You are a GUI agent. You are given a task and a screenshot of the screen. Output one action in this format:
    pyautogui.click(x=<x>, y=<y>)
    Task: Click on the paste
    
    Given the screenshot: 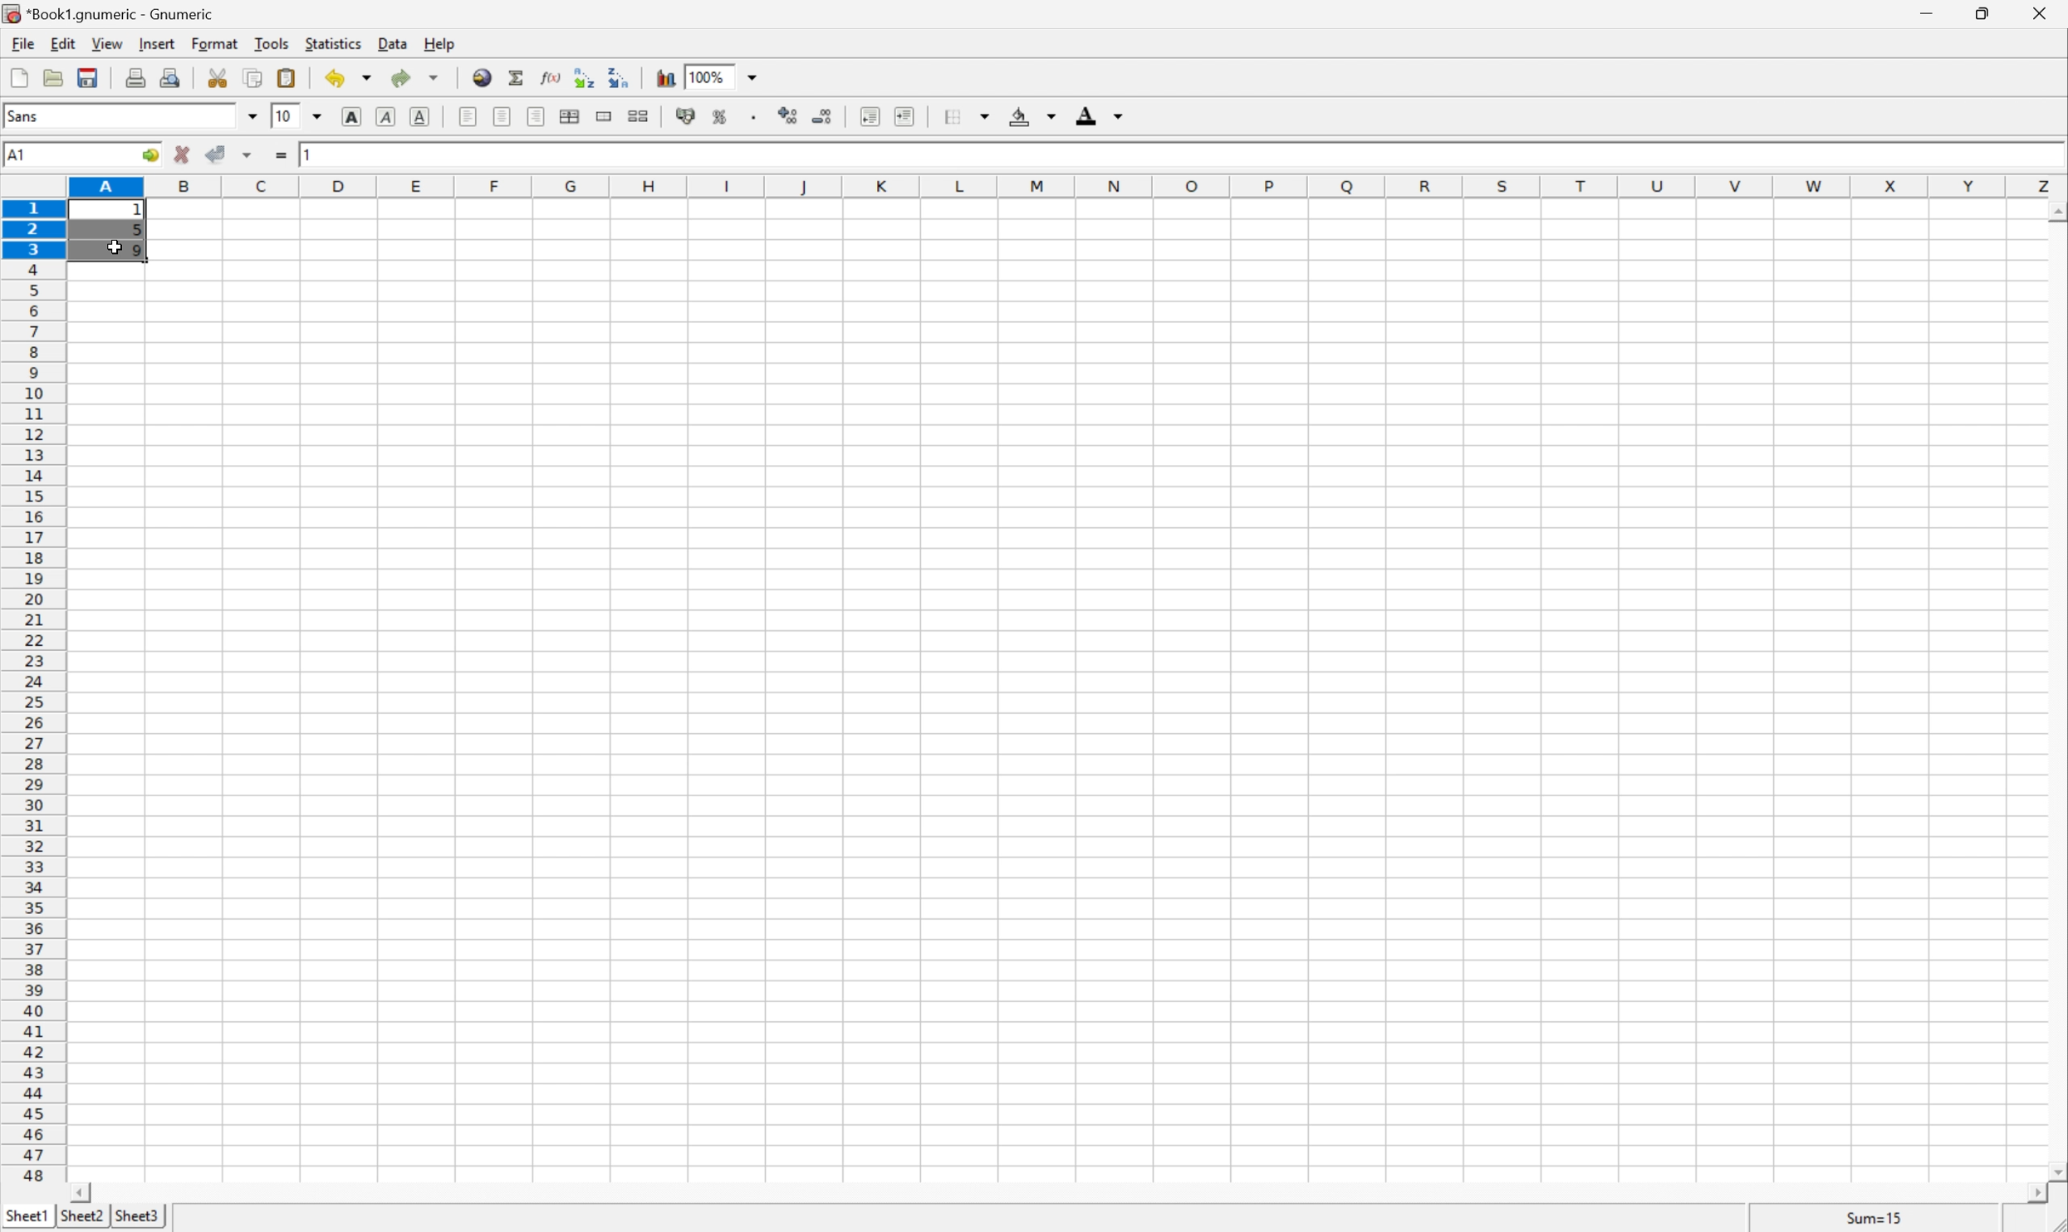 What is the action you would take?
    pyautogui.click(x=290, y=77)
    